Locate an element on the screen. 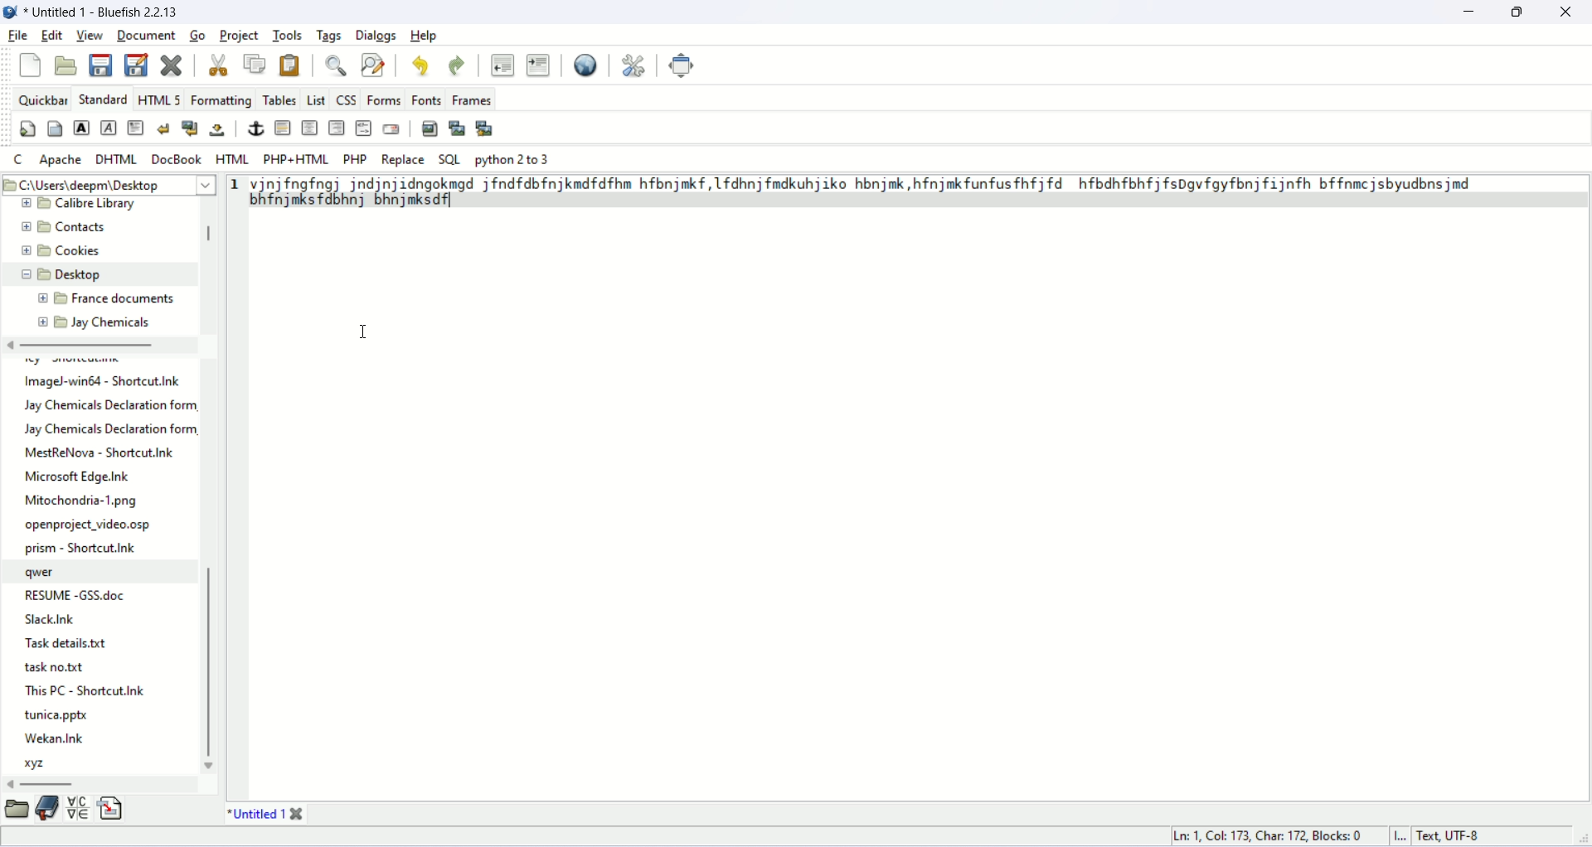 The width and height of the screenshot is (1592, 847). right justify is located at coordinates (337, 127).